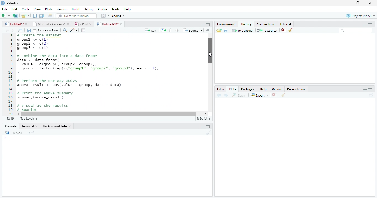  What do you see at coordinates (14, 31) in the screenshot?
I see `Next` at bounding box center [14, 31].